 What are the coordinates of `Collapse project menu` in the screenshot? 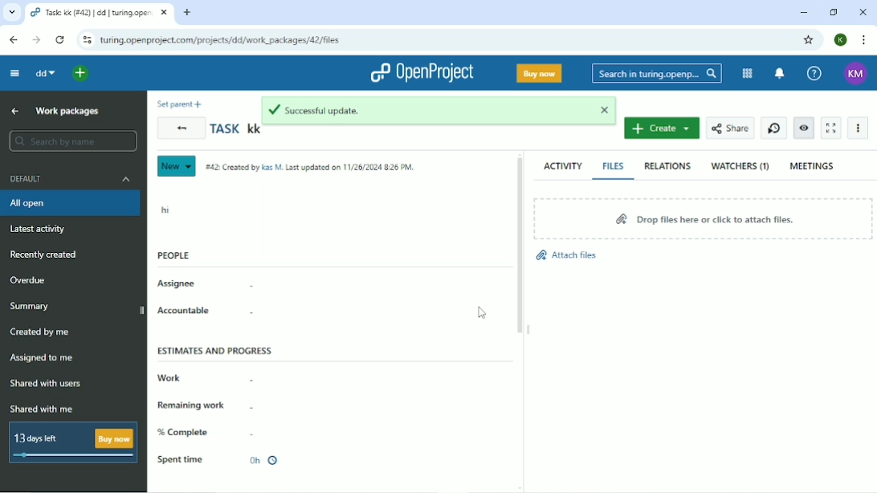 It's located at (15, 73).